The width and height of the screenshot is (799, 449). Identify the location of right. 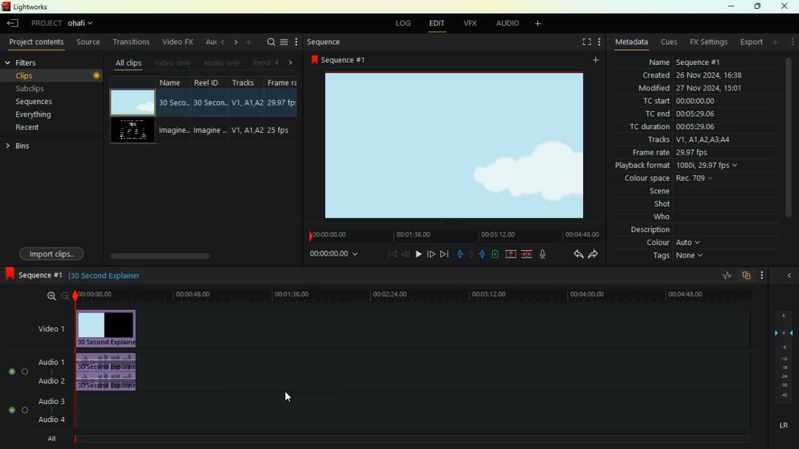
(292, 62).